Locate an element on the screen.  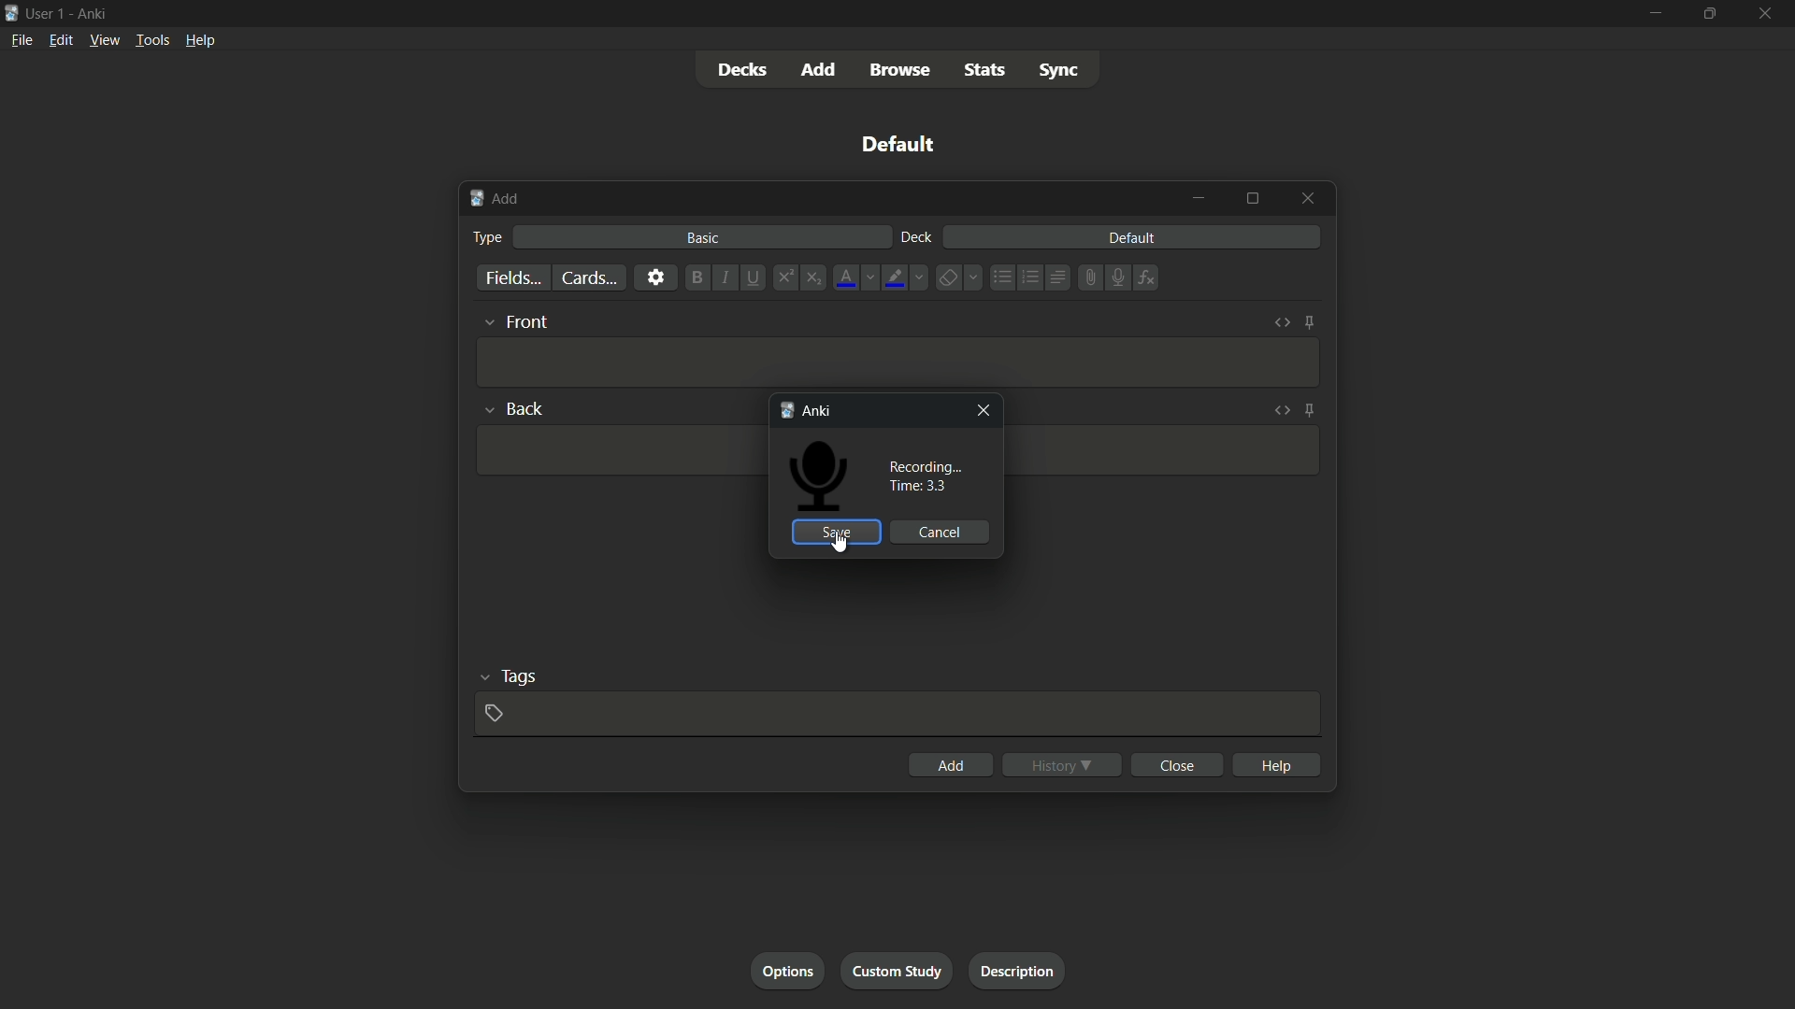
deck is located at coordinates (915, 238).